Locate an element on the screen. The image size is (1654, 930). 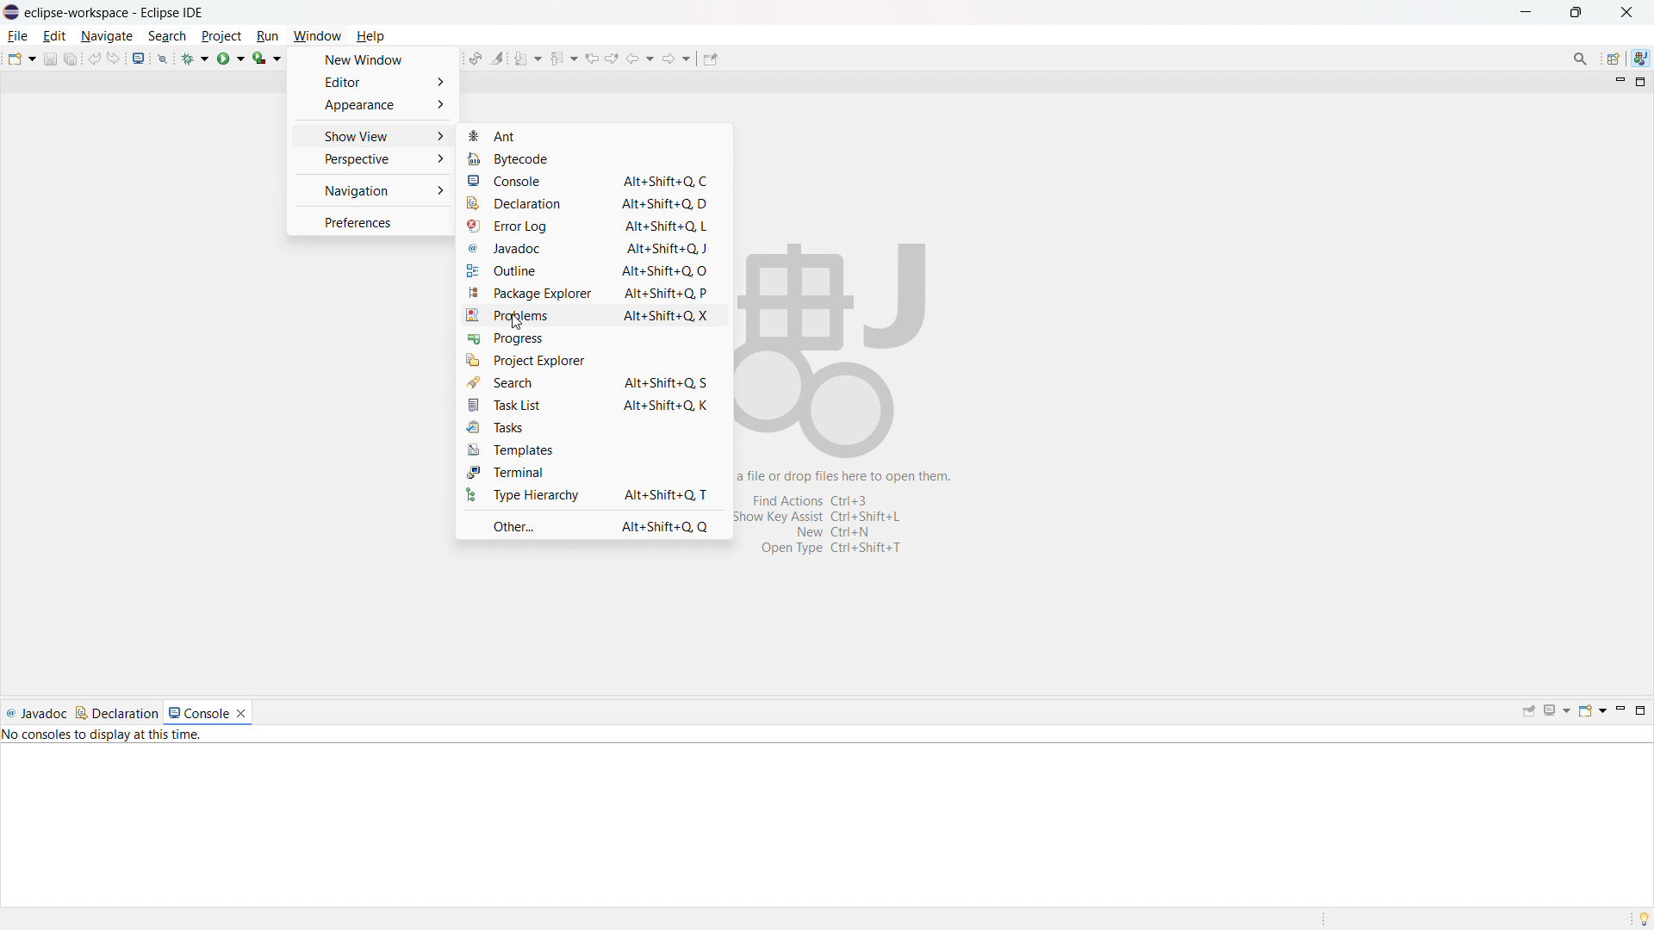
back is located at coordinates (642, 57).